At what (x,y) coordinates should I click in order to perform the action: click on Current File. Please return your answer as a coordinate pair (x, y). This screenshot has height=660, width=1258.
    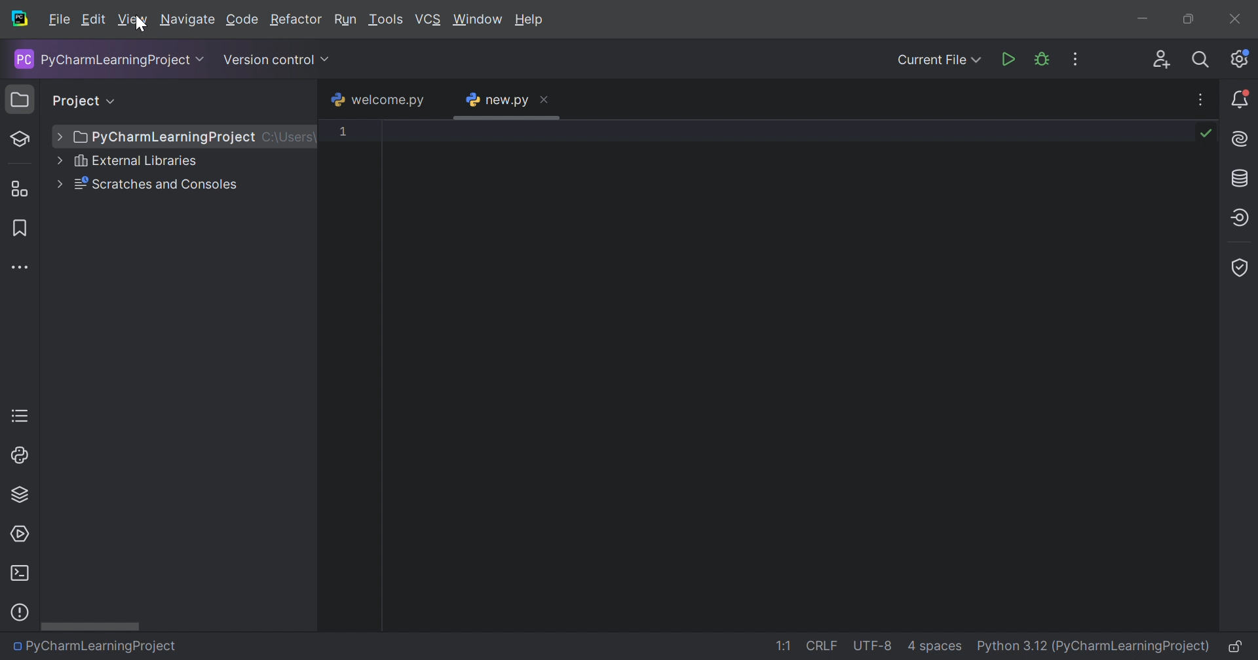
    Looking at the image, I should click on (940, 61).